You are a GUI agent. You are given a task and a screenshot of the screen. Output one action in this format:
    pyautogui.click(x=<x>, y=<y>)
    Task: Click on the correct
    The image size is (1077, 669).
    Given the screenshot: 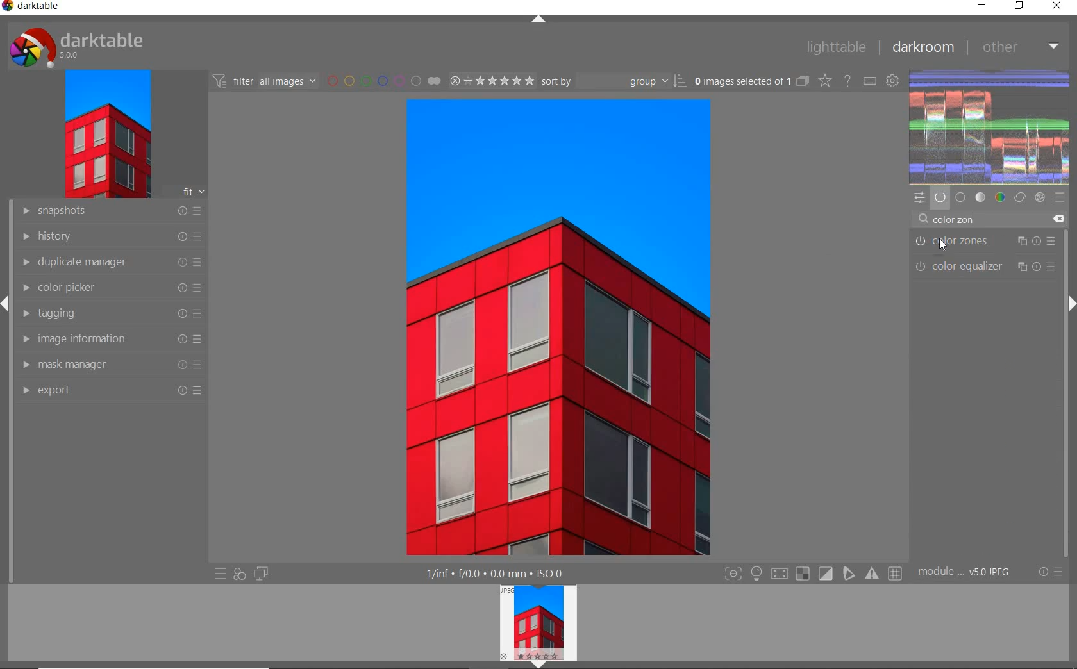 What is the action you would take?
    pyautogui.click(x=1020, y=198)
    